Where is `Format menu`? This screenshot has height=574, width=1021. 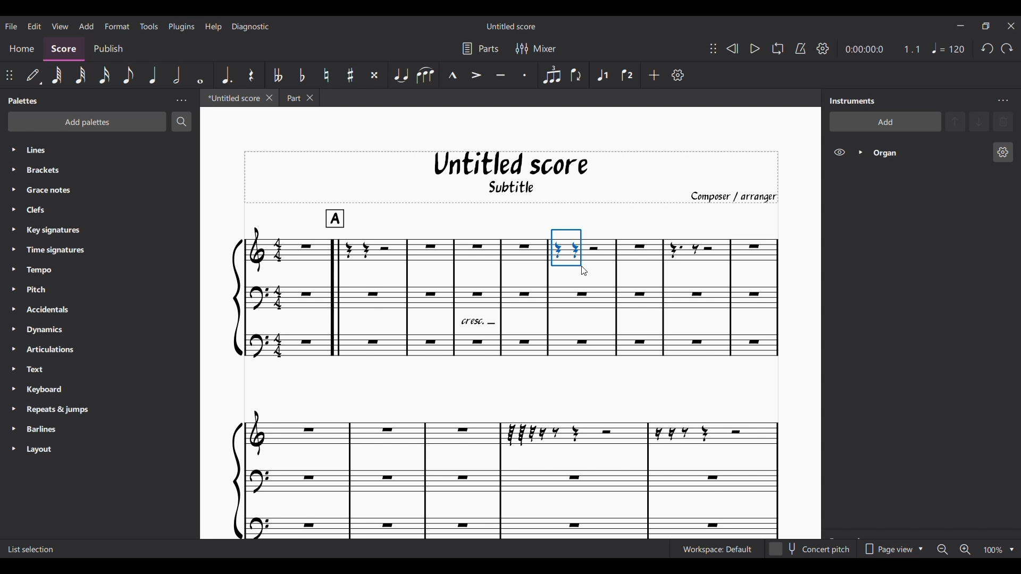 Format menu is located at coordinates (116, 24).